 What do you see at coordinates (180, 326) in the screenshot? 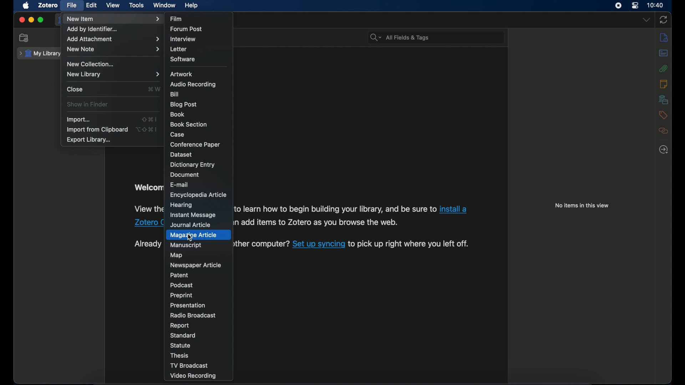
I see `report` at bounding box center [180, 326].